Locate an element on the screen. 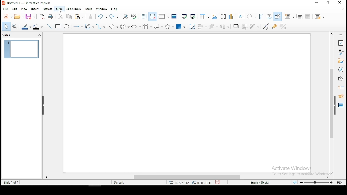  window is located at coordinates (102, 9).